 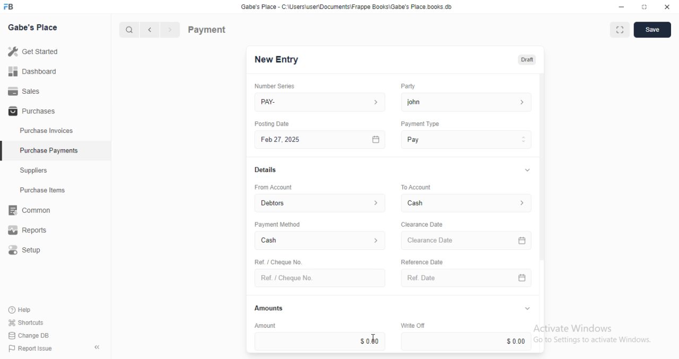 I want to click on Ret. / Cheque No., so click(x=277, y=261).